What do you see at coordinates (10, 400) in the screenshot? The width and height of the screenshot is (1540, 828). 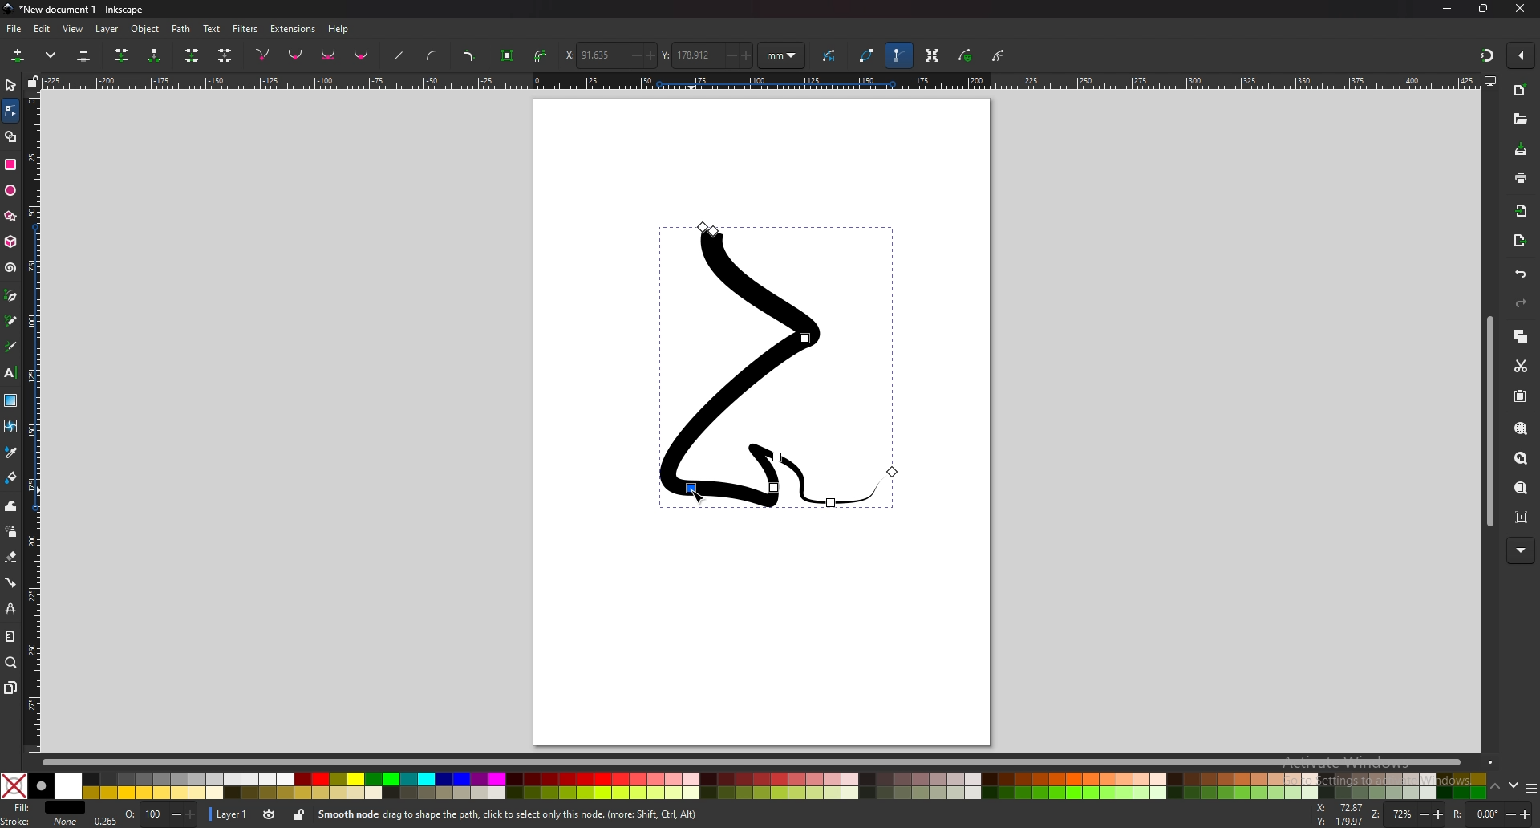 I see `gradient` at bounding box center [10, 400].